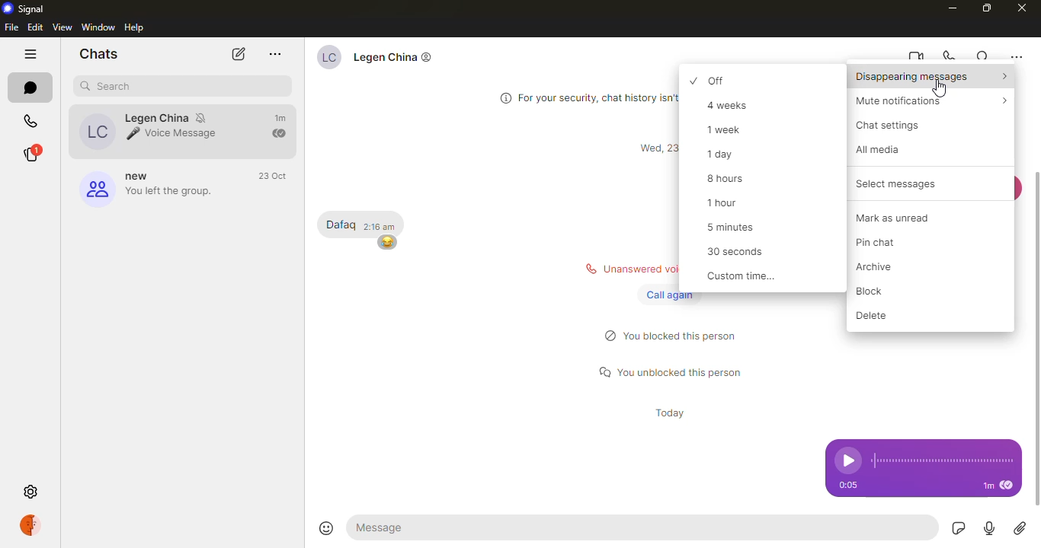  I want to click on message, so click(420, 527).